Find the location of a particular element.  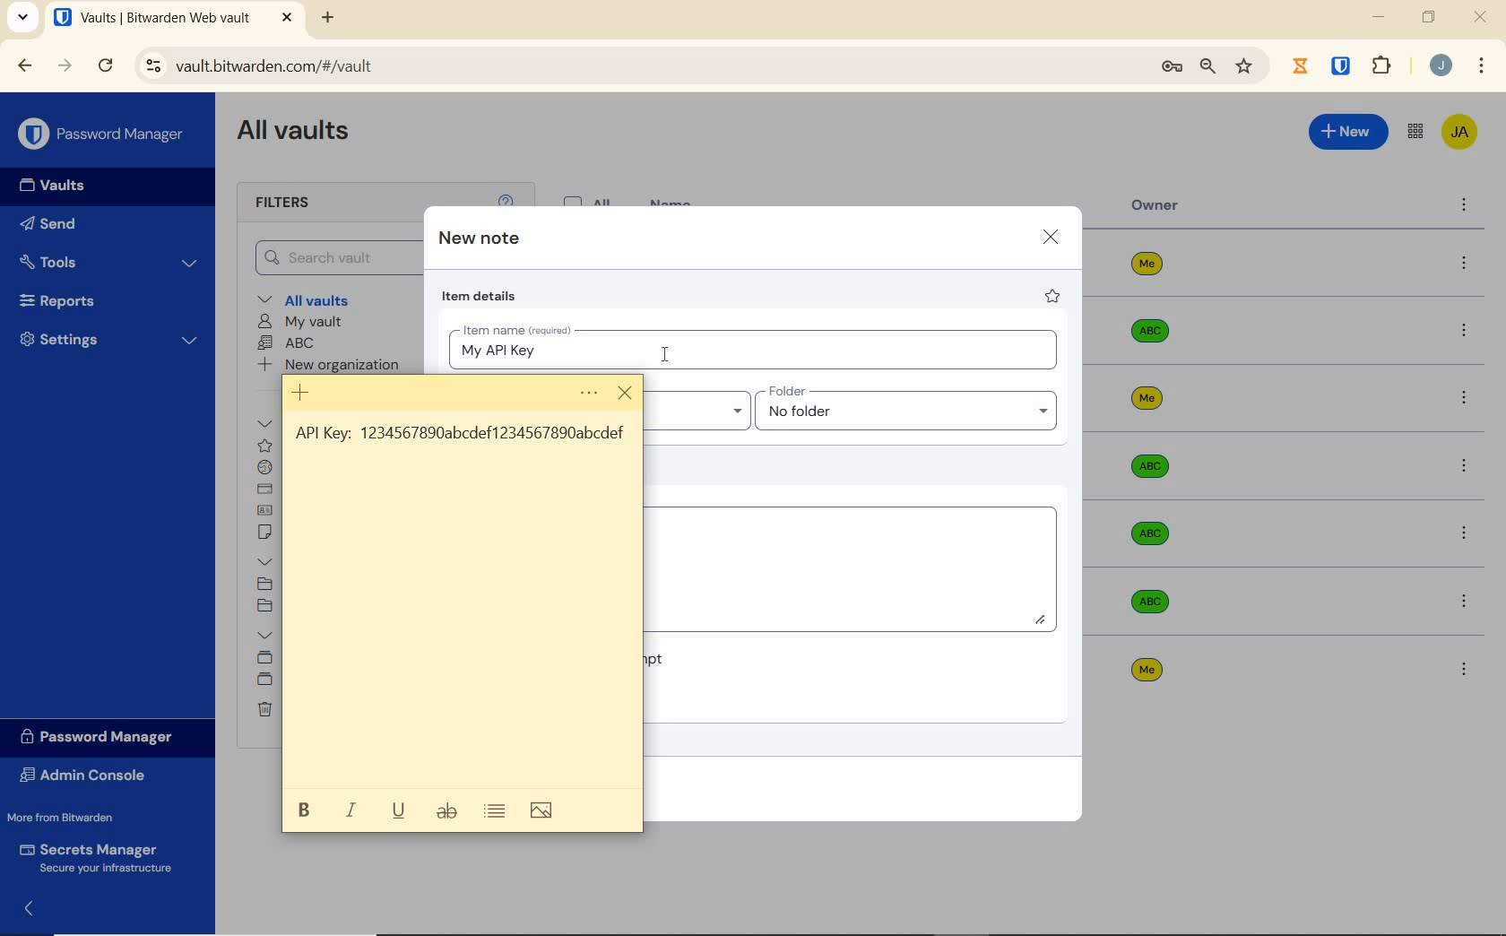

more options is located at coordinates (1464, 207).